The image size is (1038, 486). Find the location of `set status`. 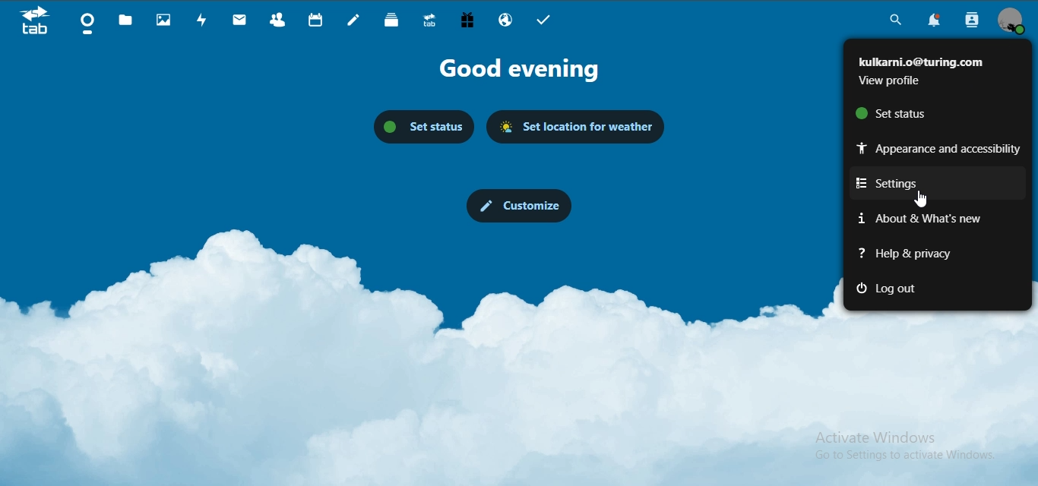

set status is located at coordinates (422, 128).